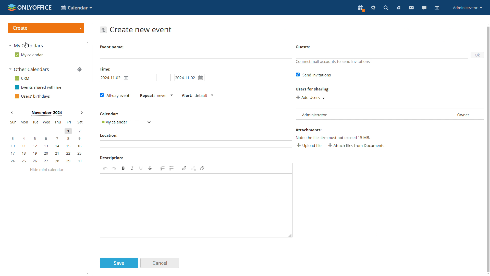 The height and width of the screenshot is (276, 490). Describe the element at coordinates (142, 29) in the screenshot. I see `create new event` at that location.